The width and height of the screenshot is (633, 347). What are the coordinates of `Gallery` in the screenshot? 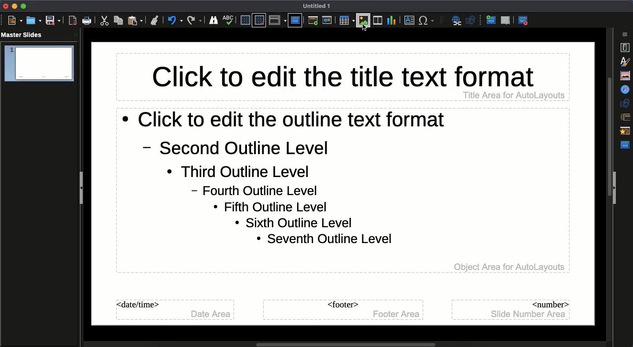 It's located at (626, 75).